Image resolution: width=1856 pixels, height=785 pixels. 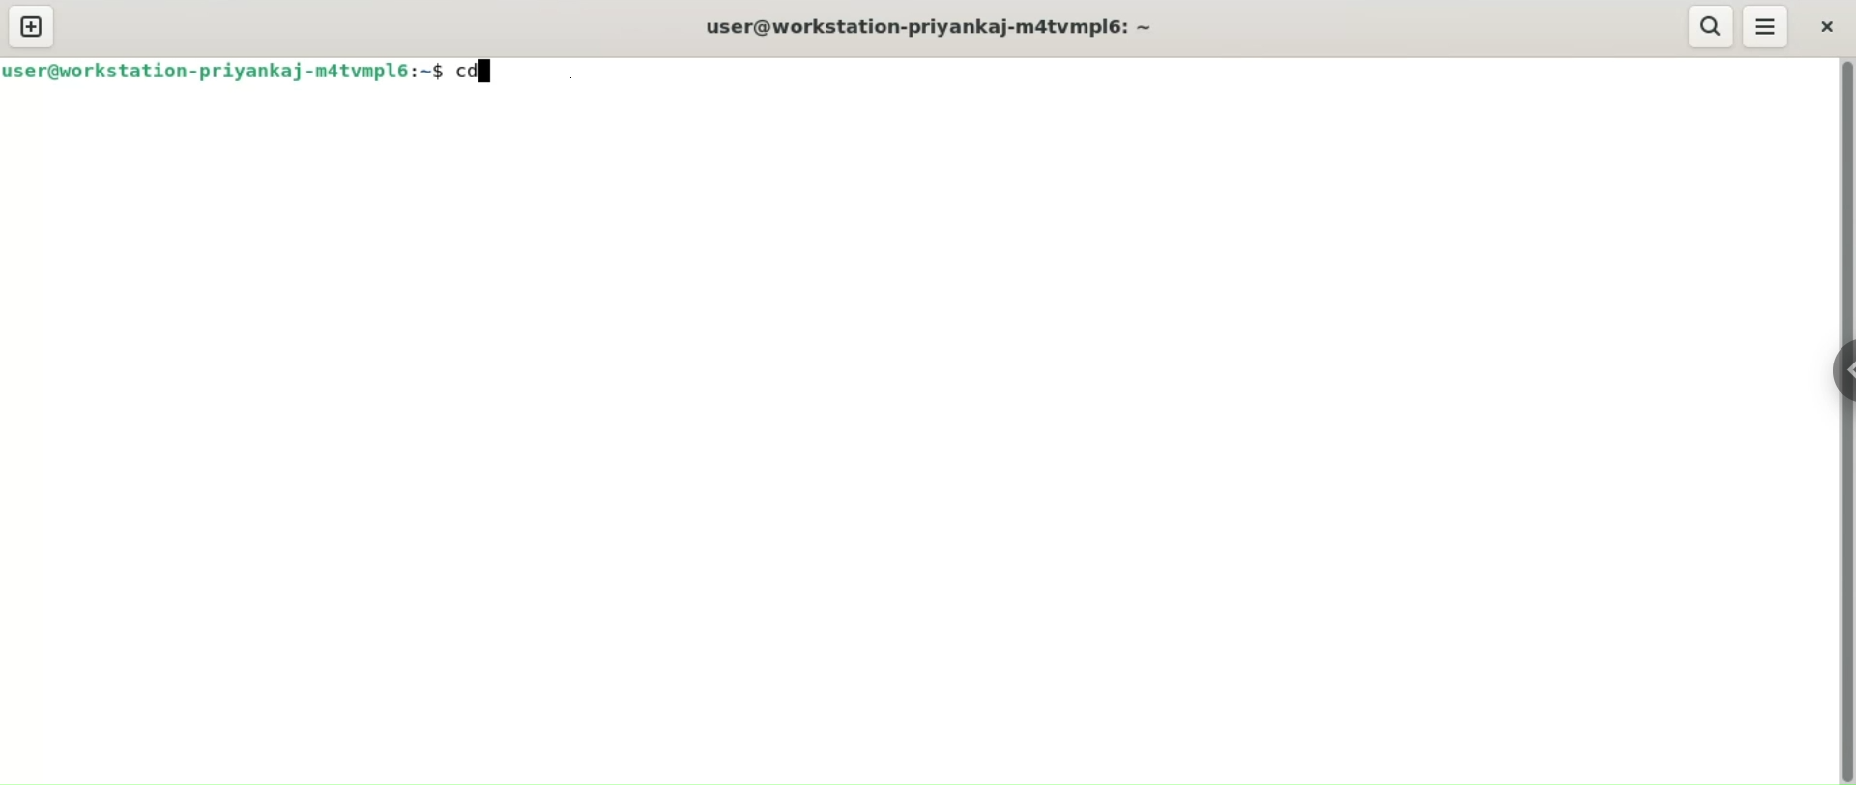 I want to click on user@workstation-priyankaj-m4atvmpl6:~, so click(x=937, y=27).